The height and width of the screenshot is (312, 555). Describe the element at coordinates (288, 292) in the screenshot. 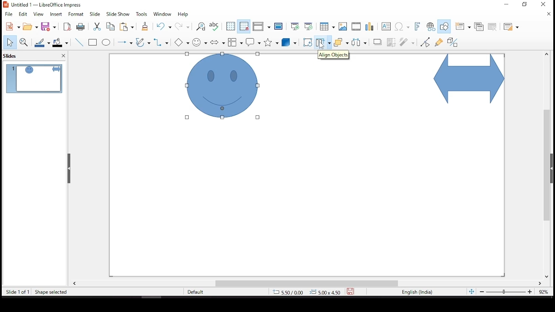

I see `25.57/6.10` at that location.